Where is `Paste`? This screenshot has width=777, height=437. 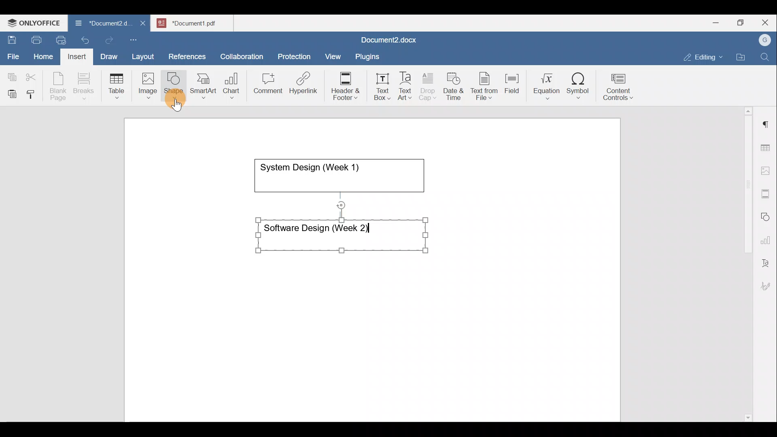
Paste is located at coordinates (10, 92).